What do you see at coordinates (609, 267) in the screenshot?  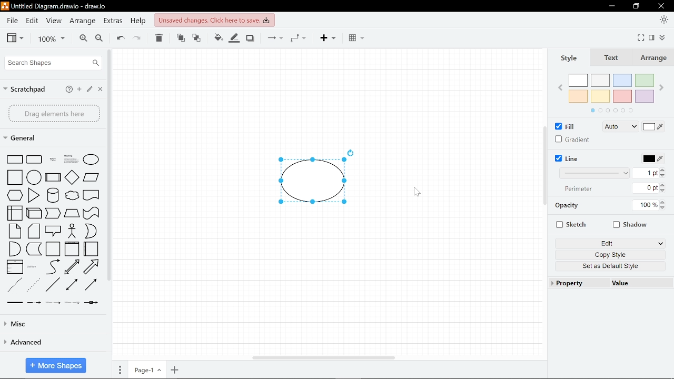 I see `Set as Default style` at bounding box center [609, 267].